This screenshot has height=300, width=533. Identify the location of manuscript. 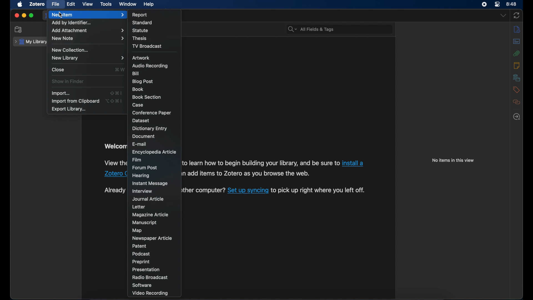
(145, 223).